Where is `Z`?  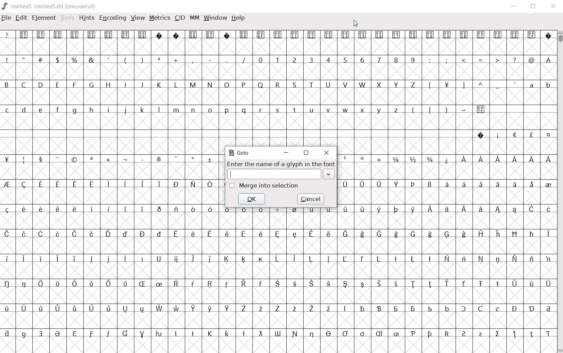
Z is located at coordinates (413, 85).